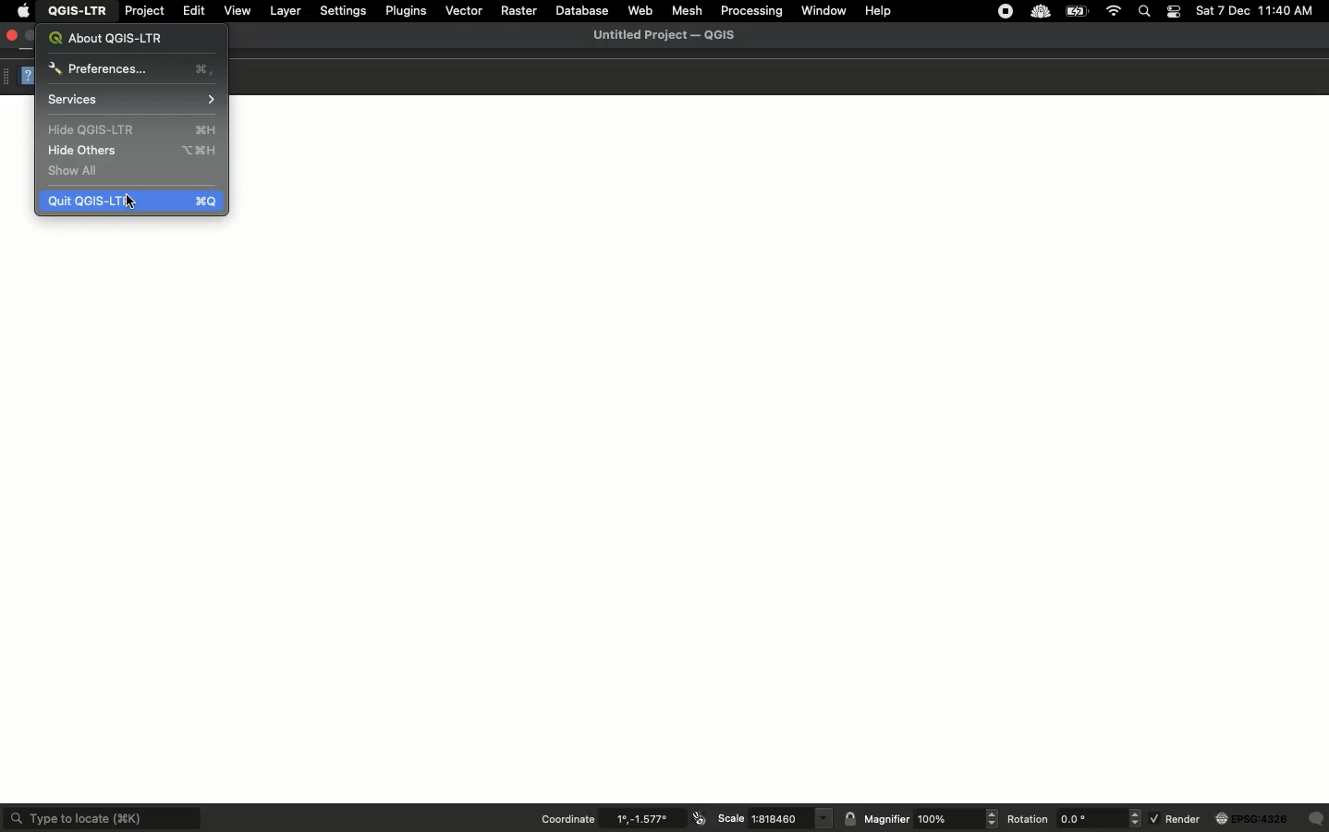 The height and width of the screenshot is (832, 1329). What do you see at coordinates (147, 11) in the screenshot?
I see `Project` at bounding box center [147, 11].